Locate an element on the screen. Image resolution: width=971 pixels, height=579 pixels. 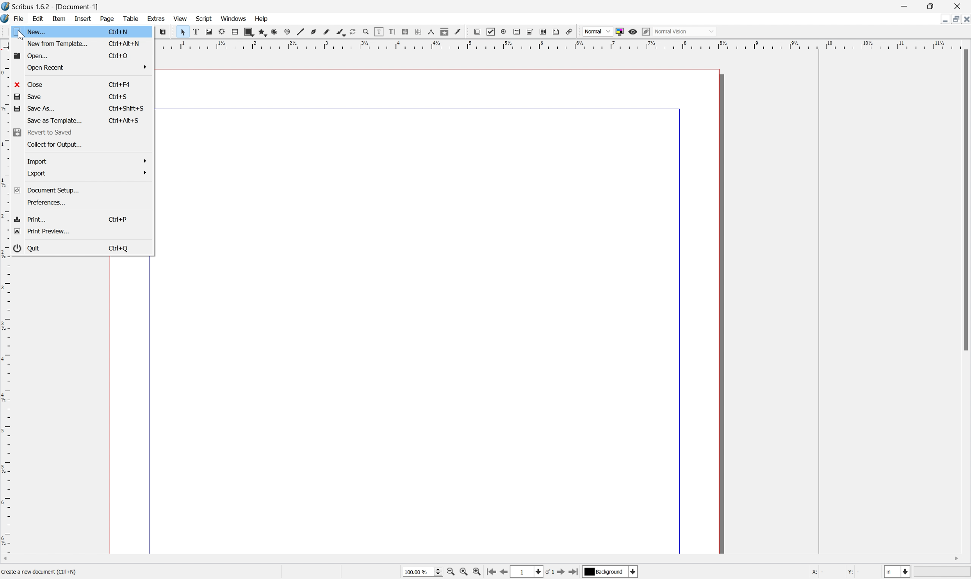
Create a new document (Ctrl+N) is located at coordinates (39, 574).